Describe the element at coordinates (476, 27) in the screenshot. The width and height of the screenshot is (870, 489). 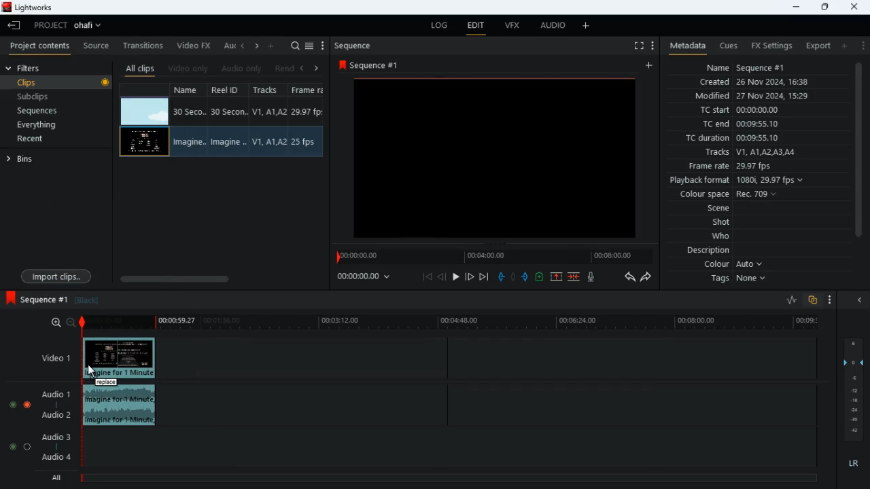
I see `edit` at that location.